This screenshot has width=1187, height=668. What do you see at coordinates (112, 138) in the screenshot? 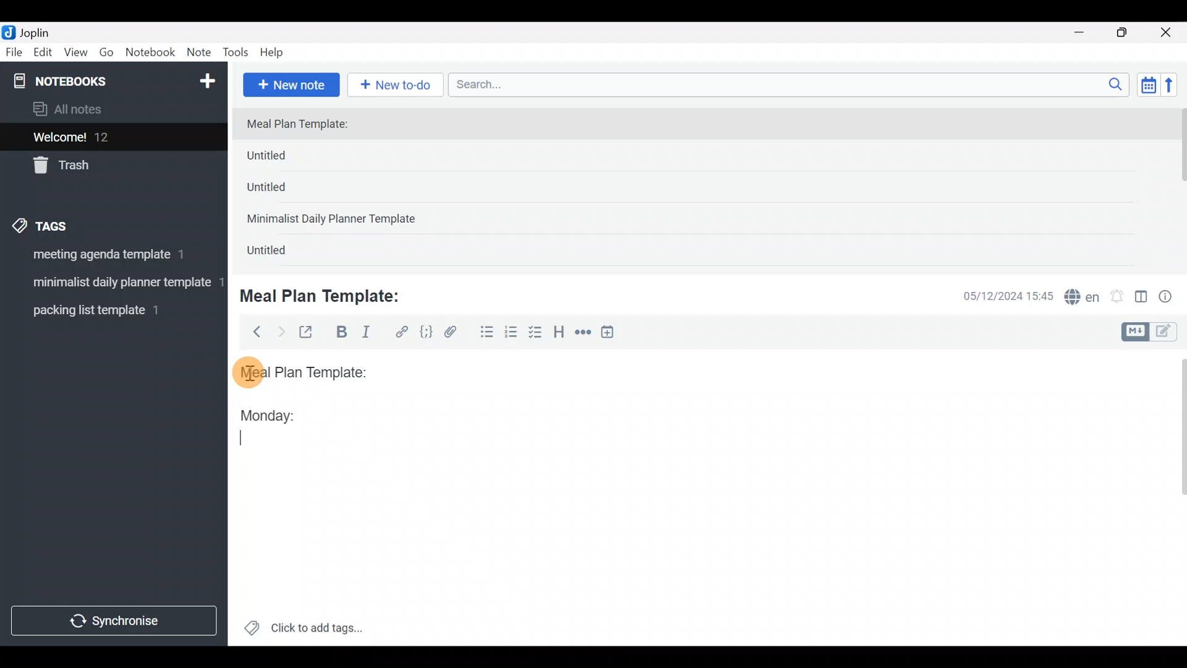
I see `Welcome!` at bounding box center [112, 138].